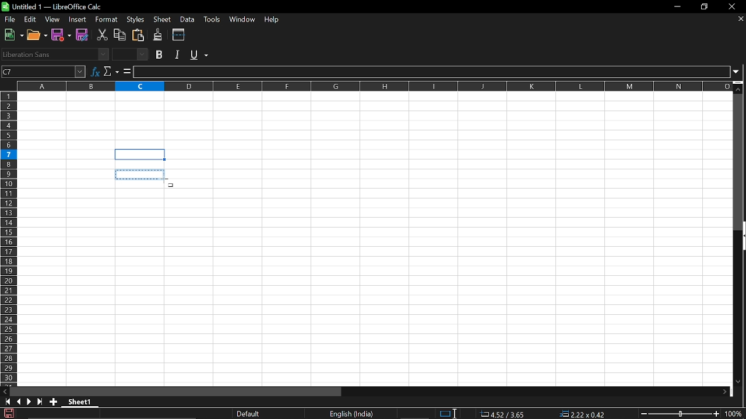  I want to click on Horizontal scrollbar, so click(176, 391).